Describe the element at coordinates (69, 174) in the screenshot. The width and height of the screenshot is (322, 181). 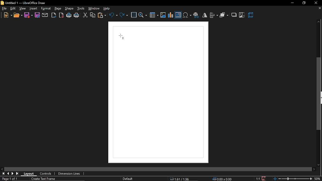
I see `dimension lines` at that location.